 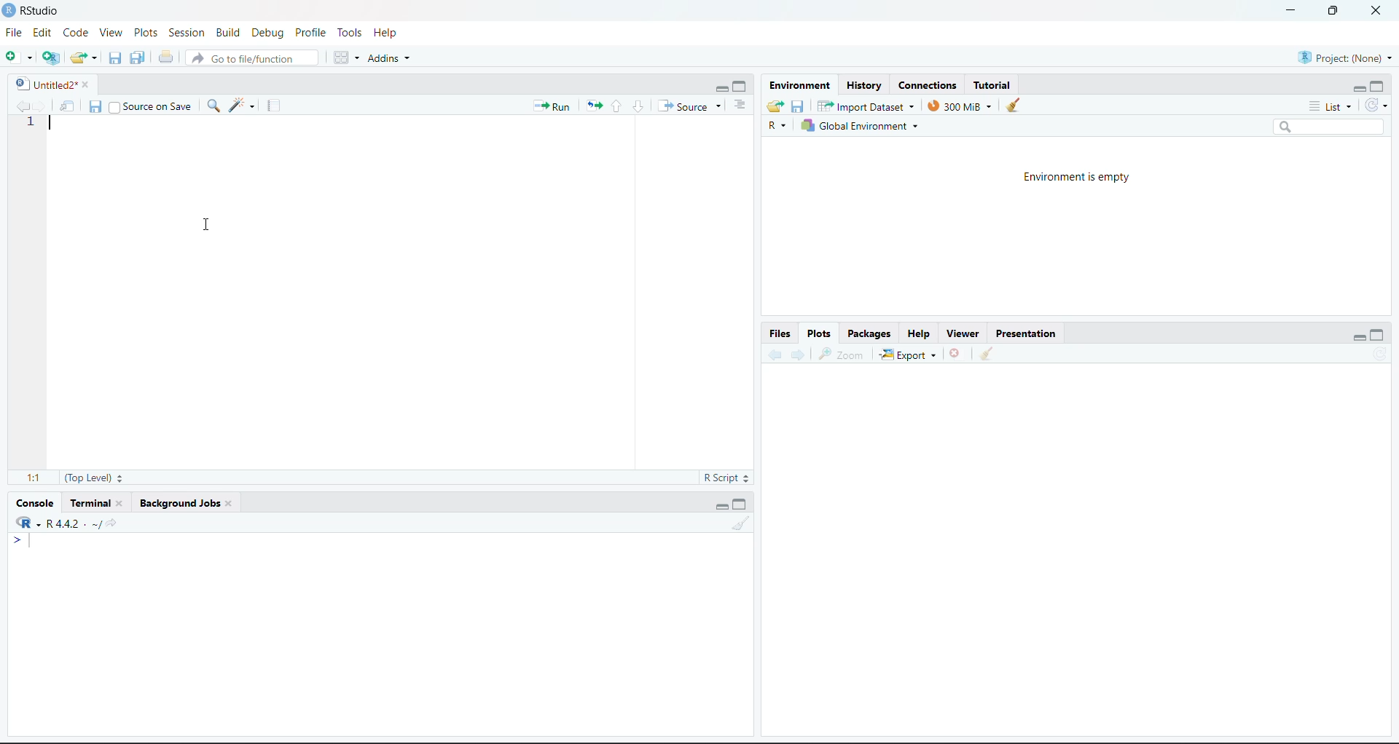 What do you see at coordinates (716, 88) in the screenshot?
I see `hide r script` at bounding box center [716, 88].